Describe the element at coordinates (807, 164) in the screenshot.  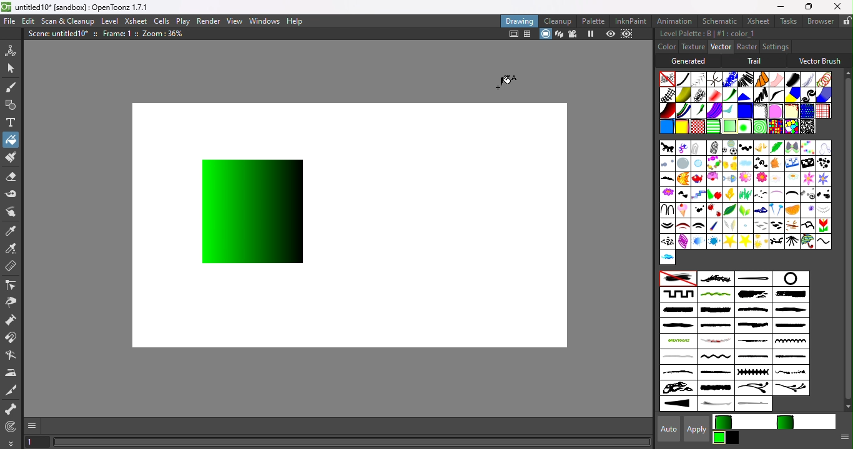
I see `Domino` at that location.